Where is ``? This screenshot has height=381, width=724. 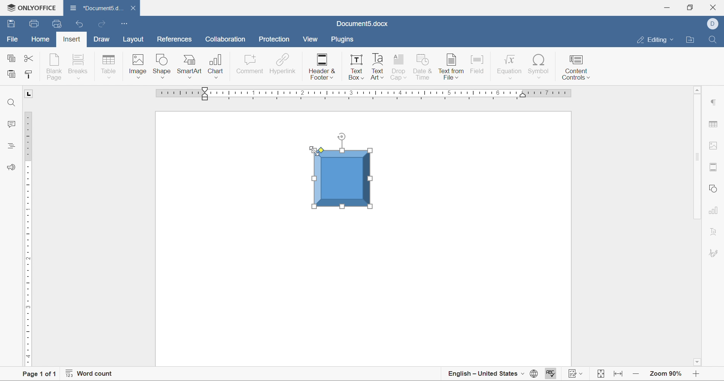  is located at coordinates (217, 78).